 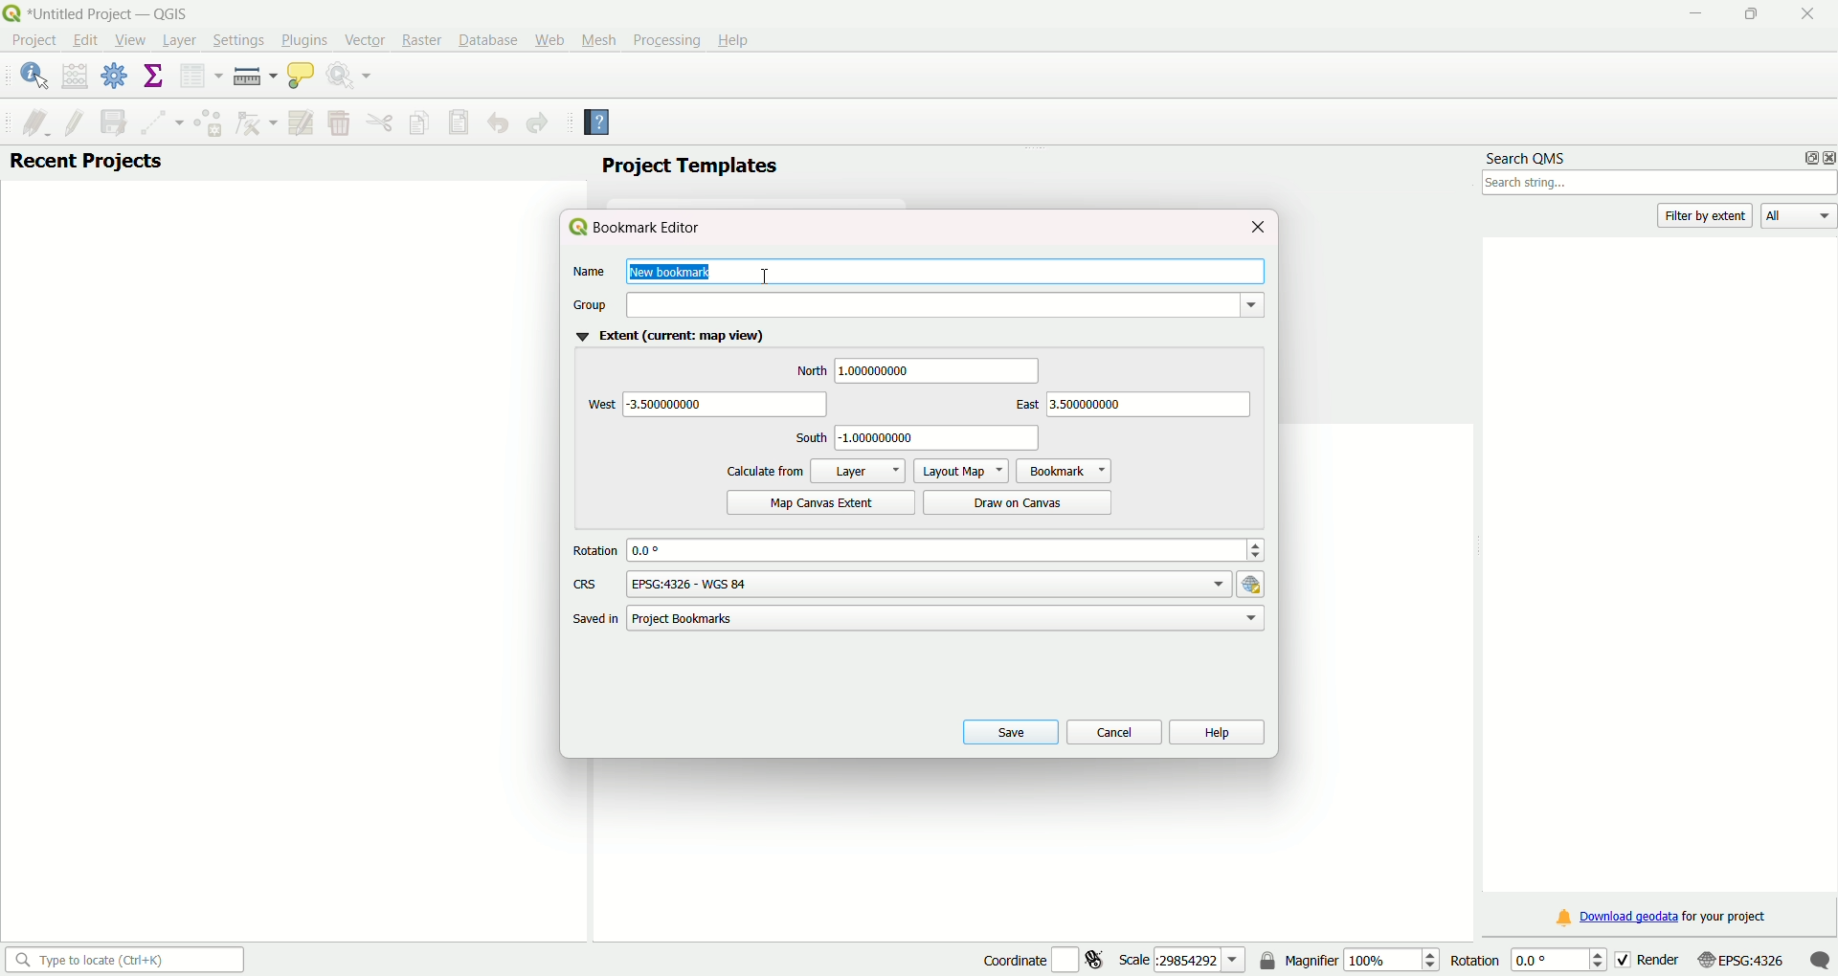 What do you see at coordinates (586, 585) in the screenshot?
I see `CRS` at bounding box center [586, 585].